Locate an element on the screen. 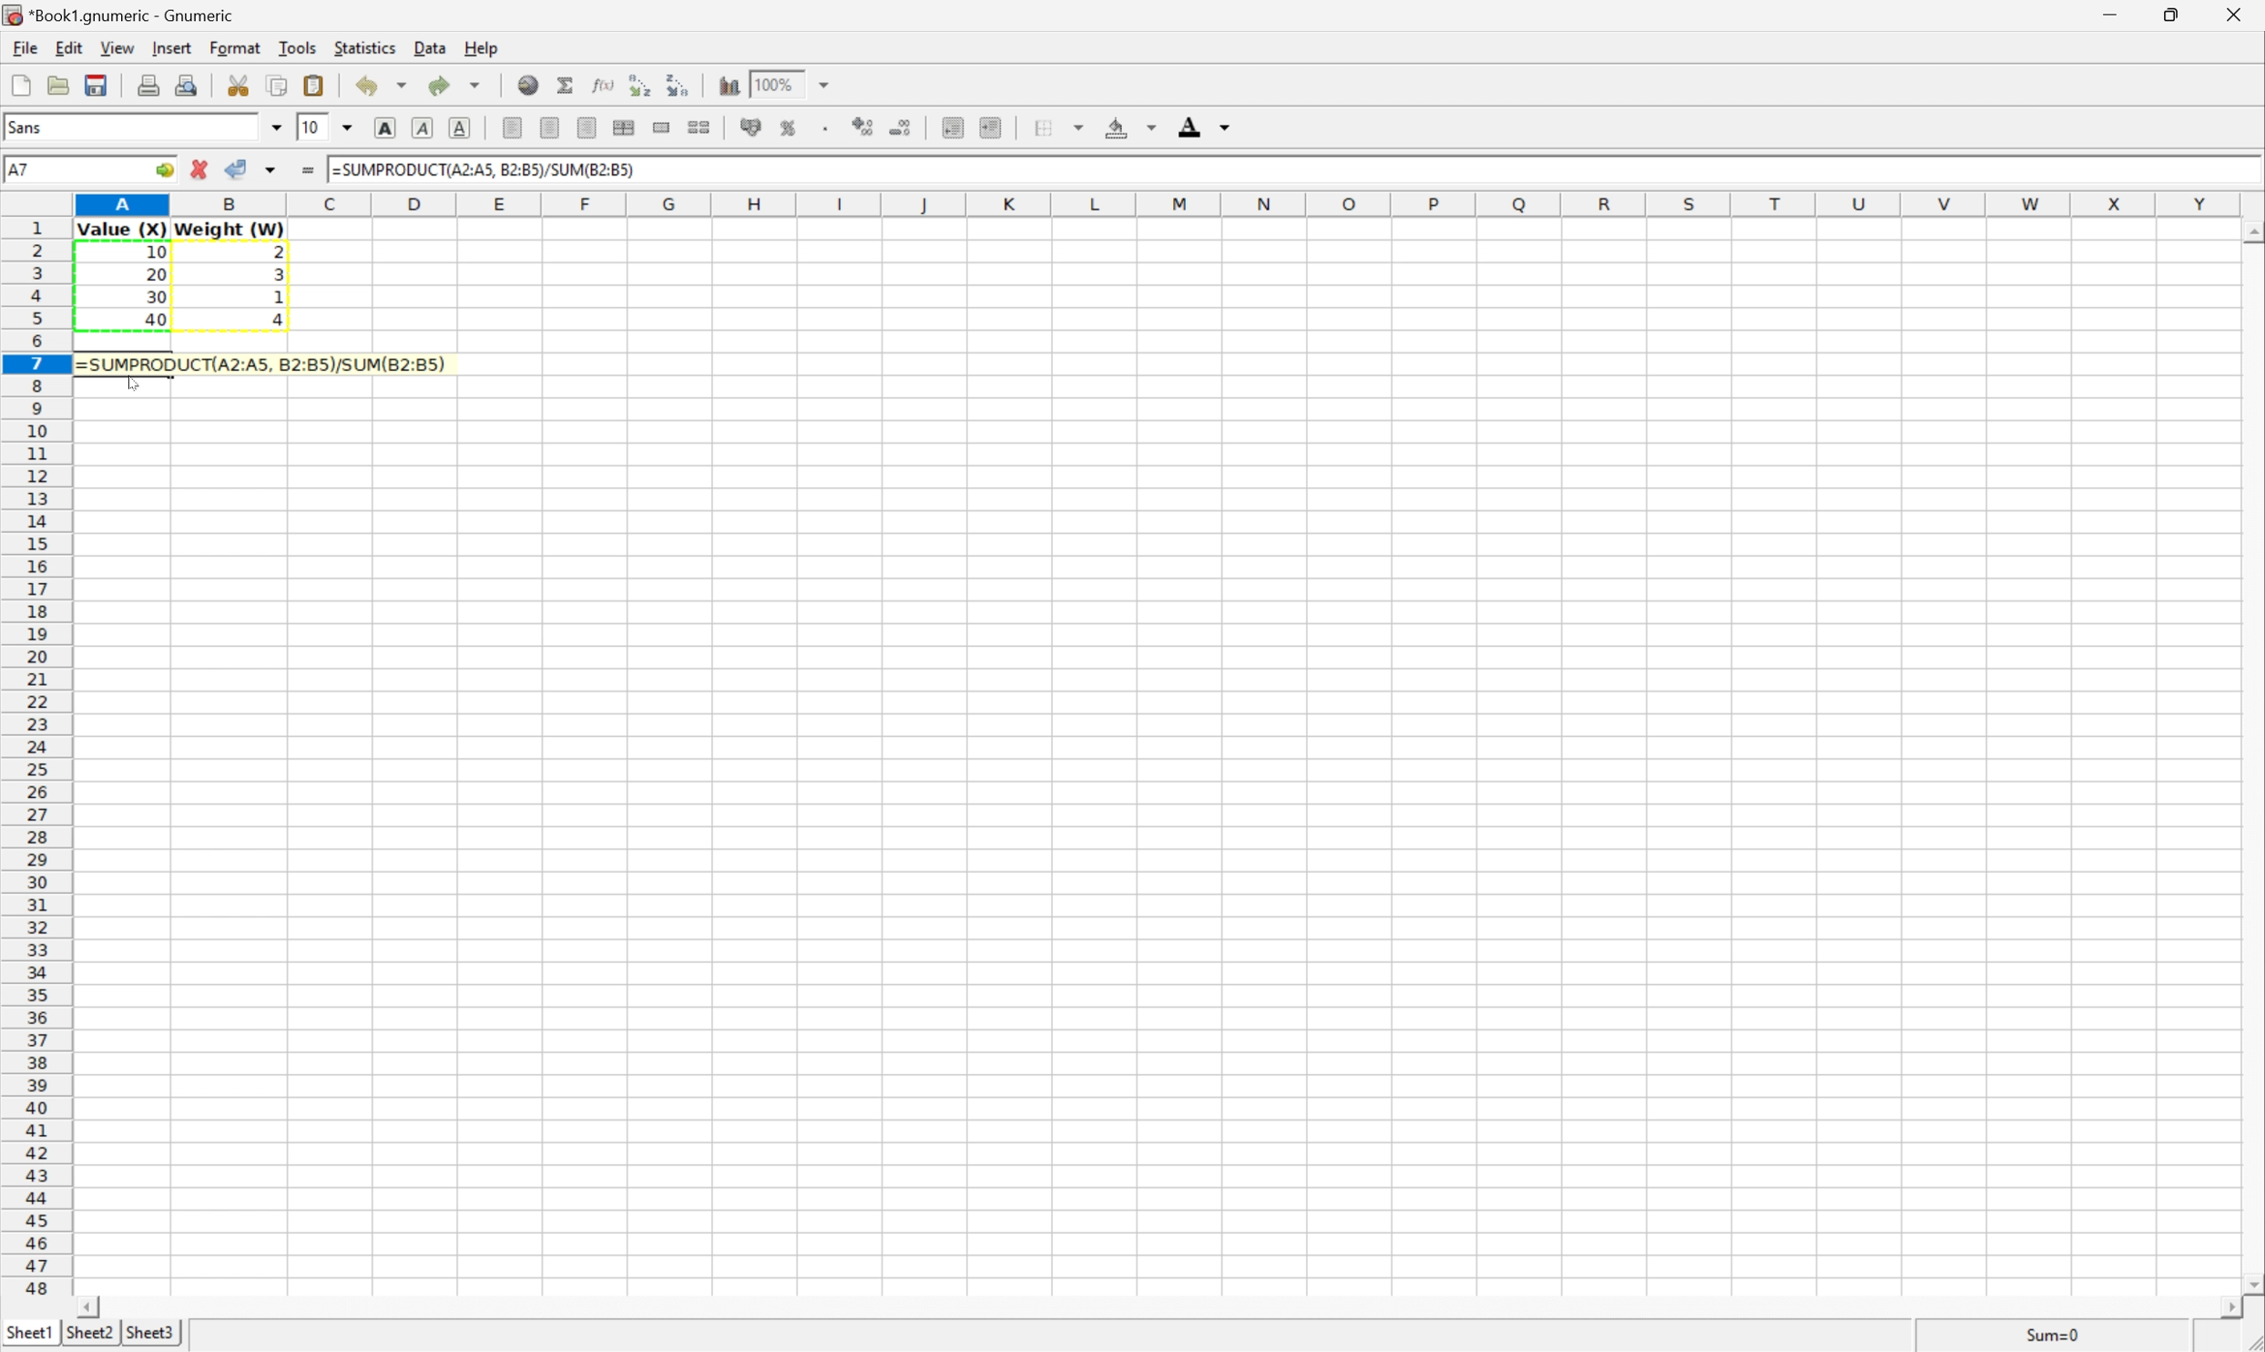 The image size is (2265, 1352). Scroll Right is located at coordinates (2224, 1307).